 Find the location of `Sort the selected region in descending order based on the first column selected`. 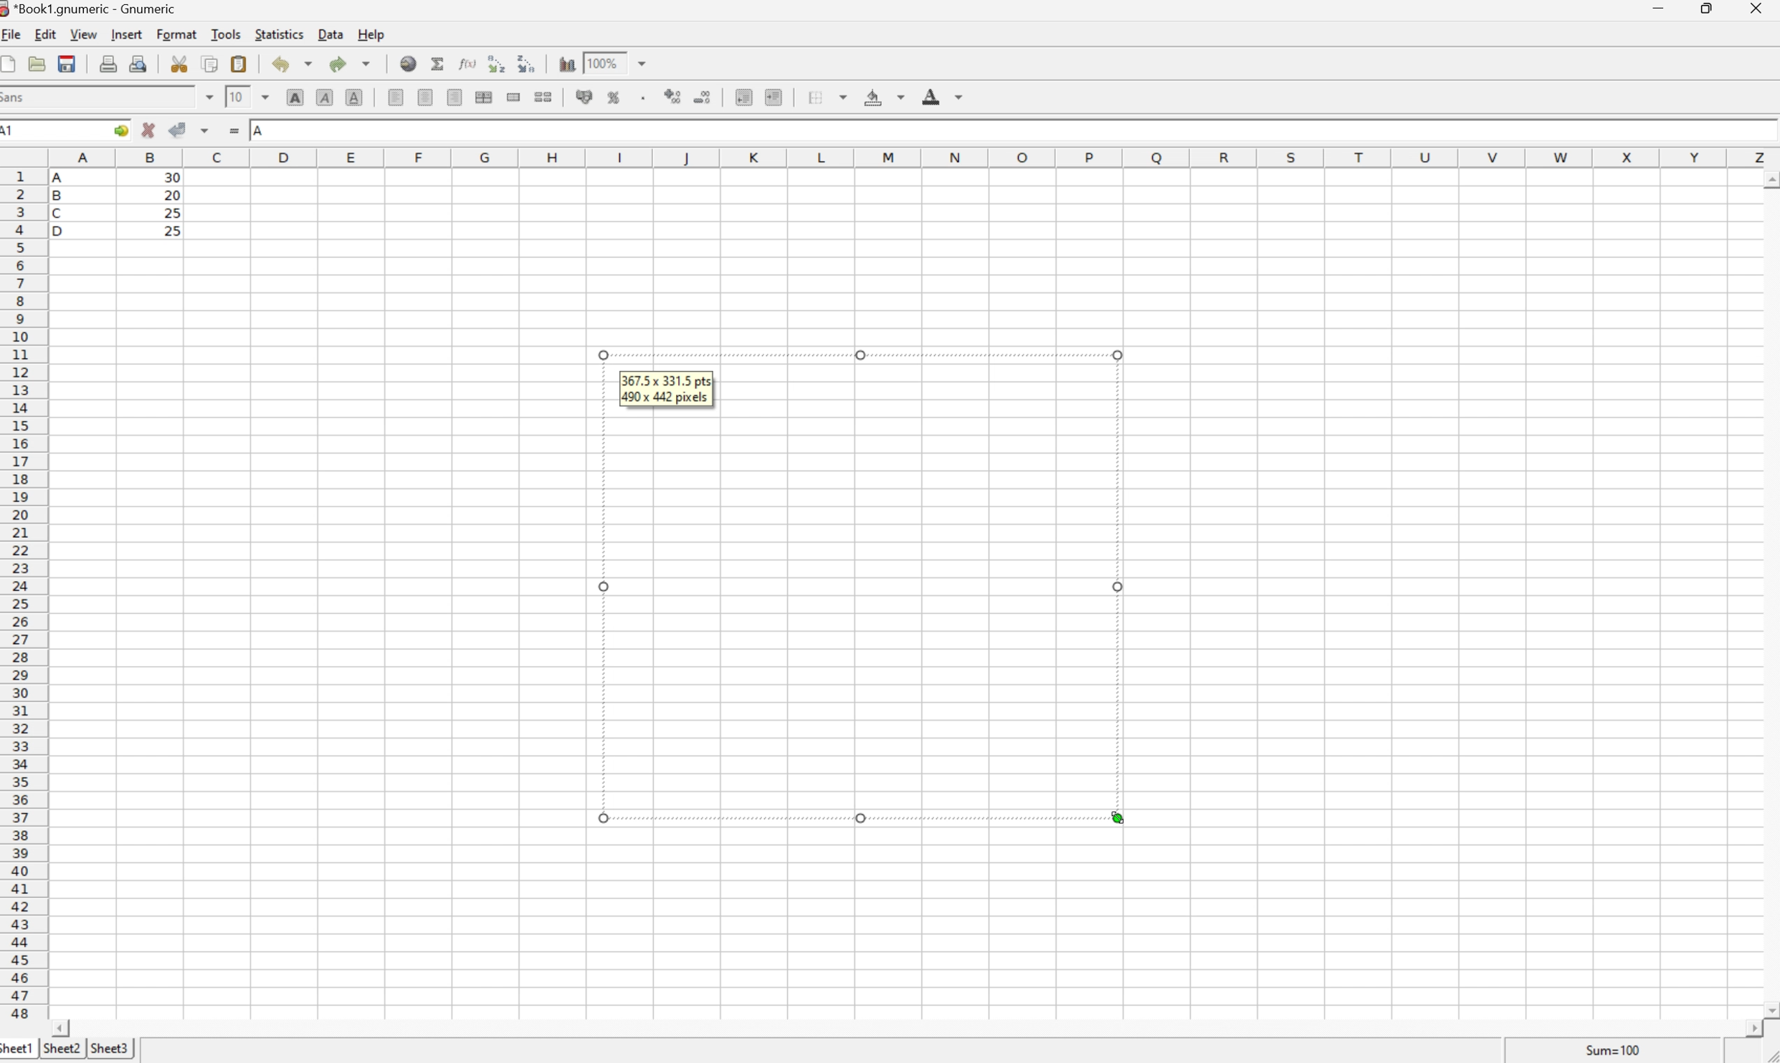

Sort the selected region in descending order based on the first column selected is located at coordinates (495, 62).